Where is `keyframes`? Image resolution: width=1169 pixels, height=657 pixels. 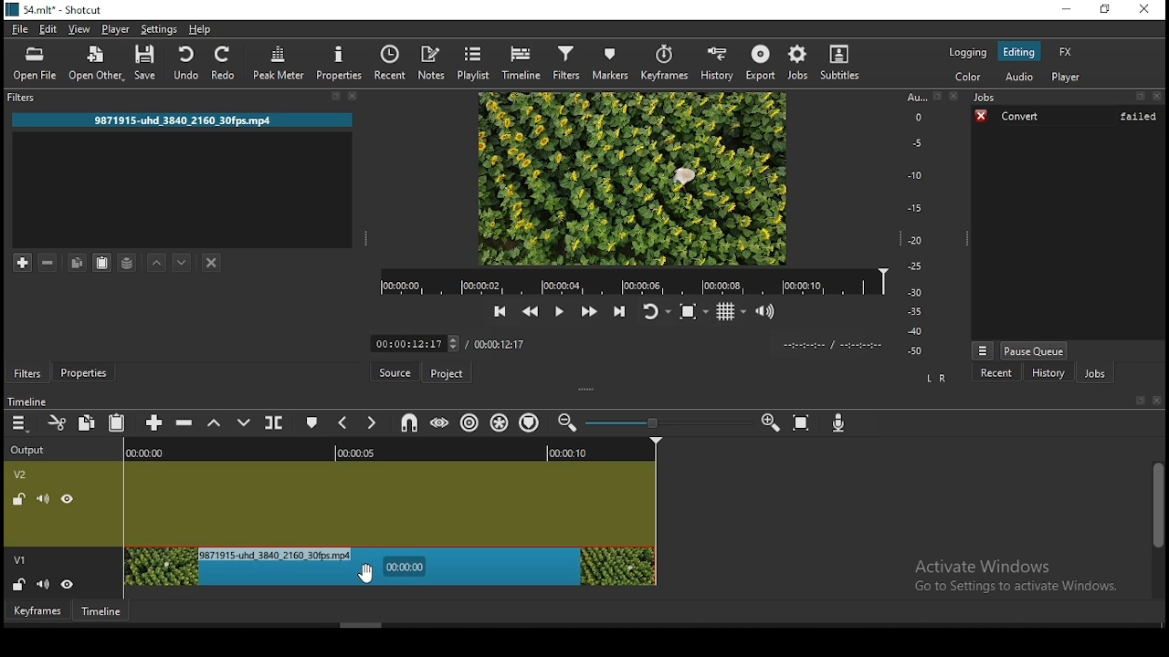 keyframes is located at coordinates (667, 62).